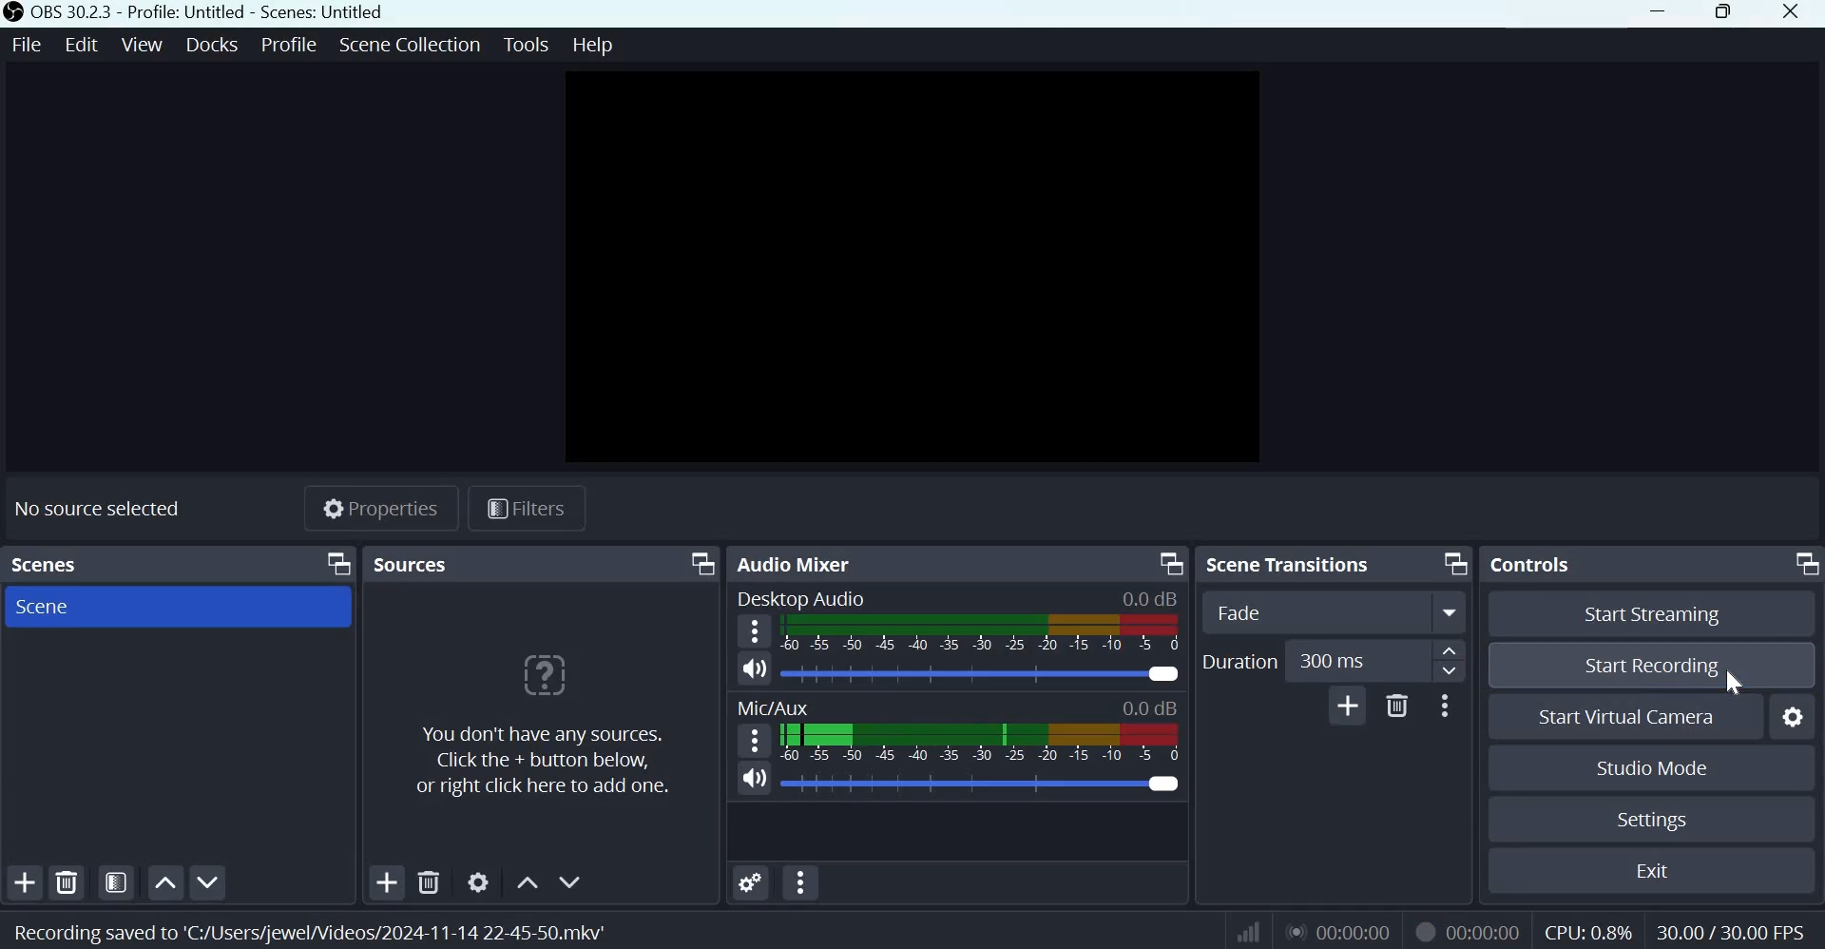  Describe the element at coordinates (1730, 931) in the screenshot. I see `30.00/30.00 FPS` at that location.